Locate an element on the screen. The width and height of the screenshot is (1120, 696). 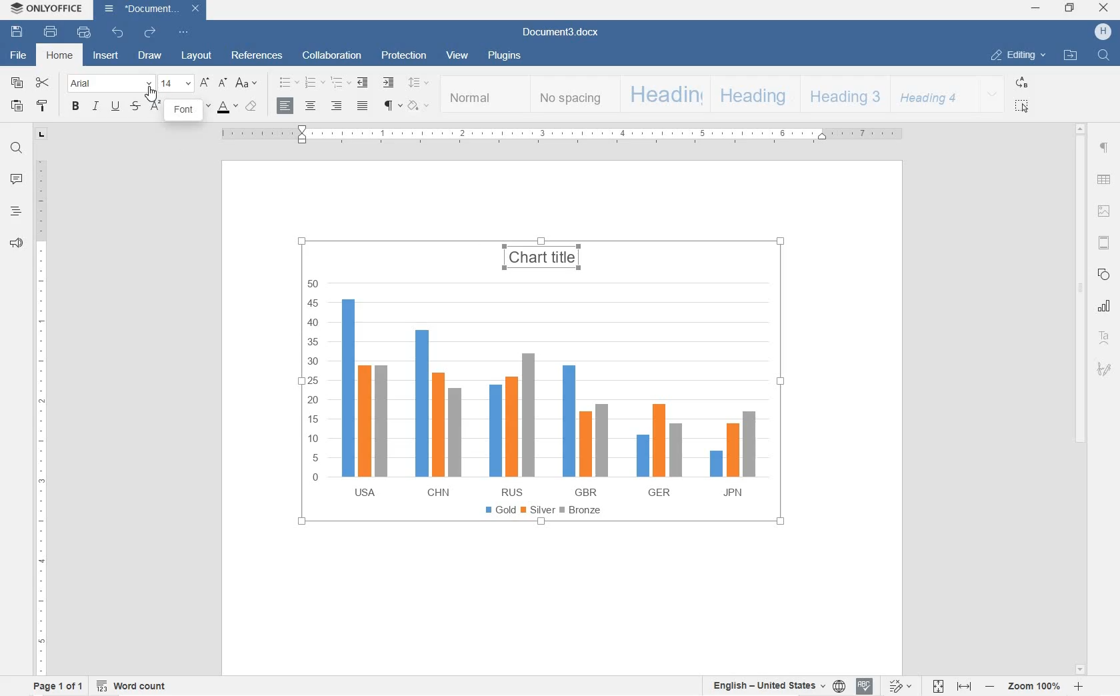
DRAW is located at coordinates (150, 57).